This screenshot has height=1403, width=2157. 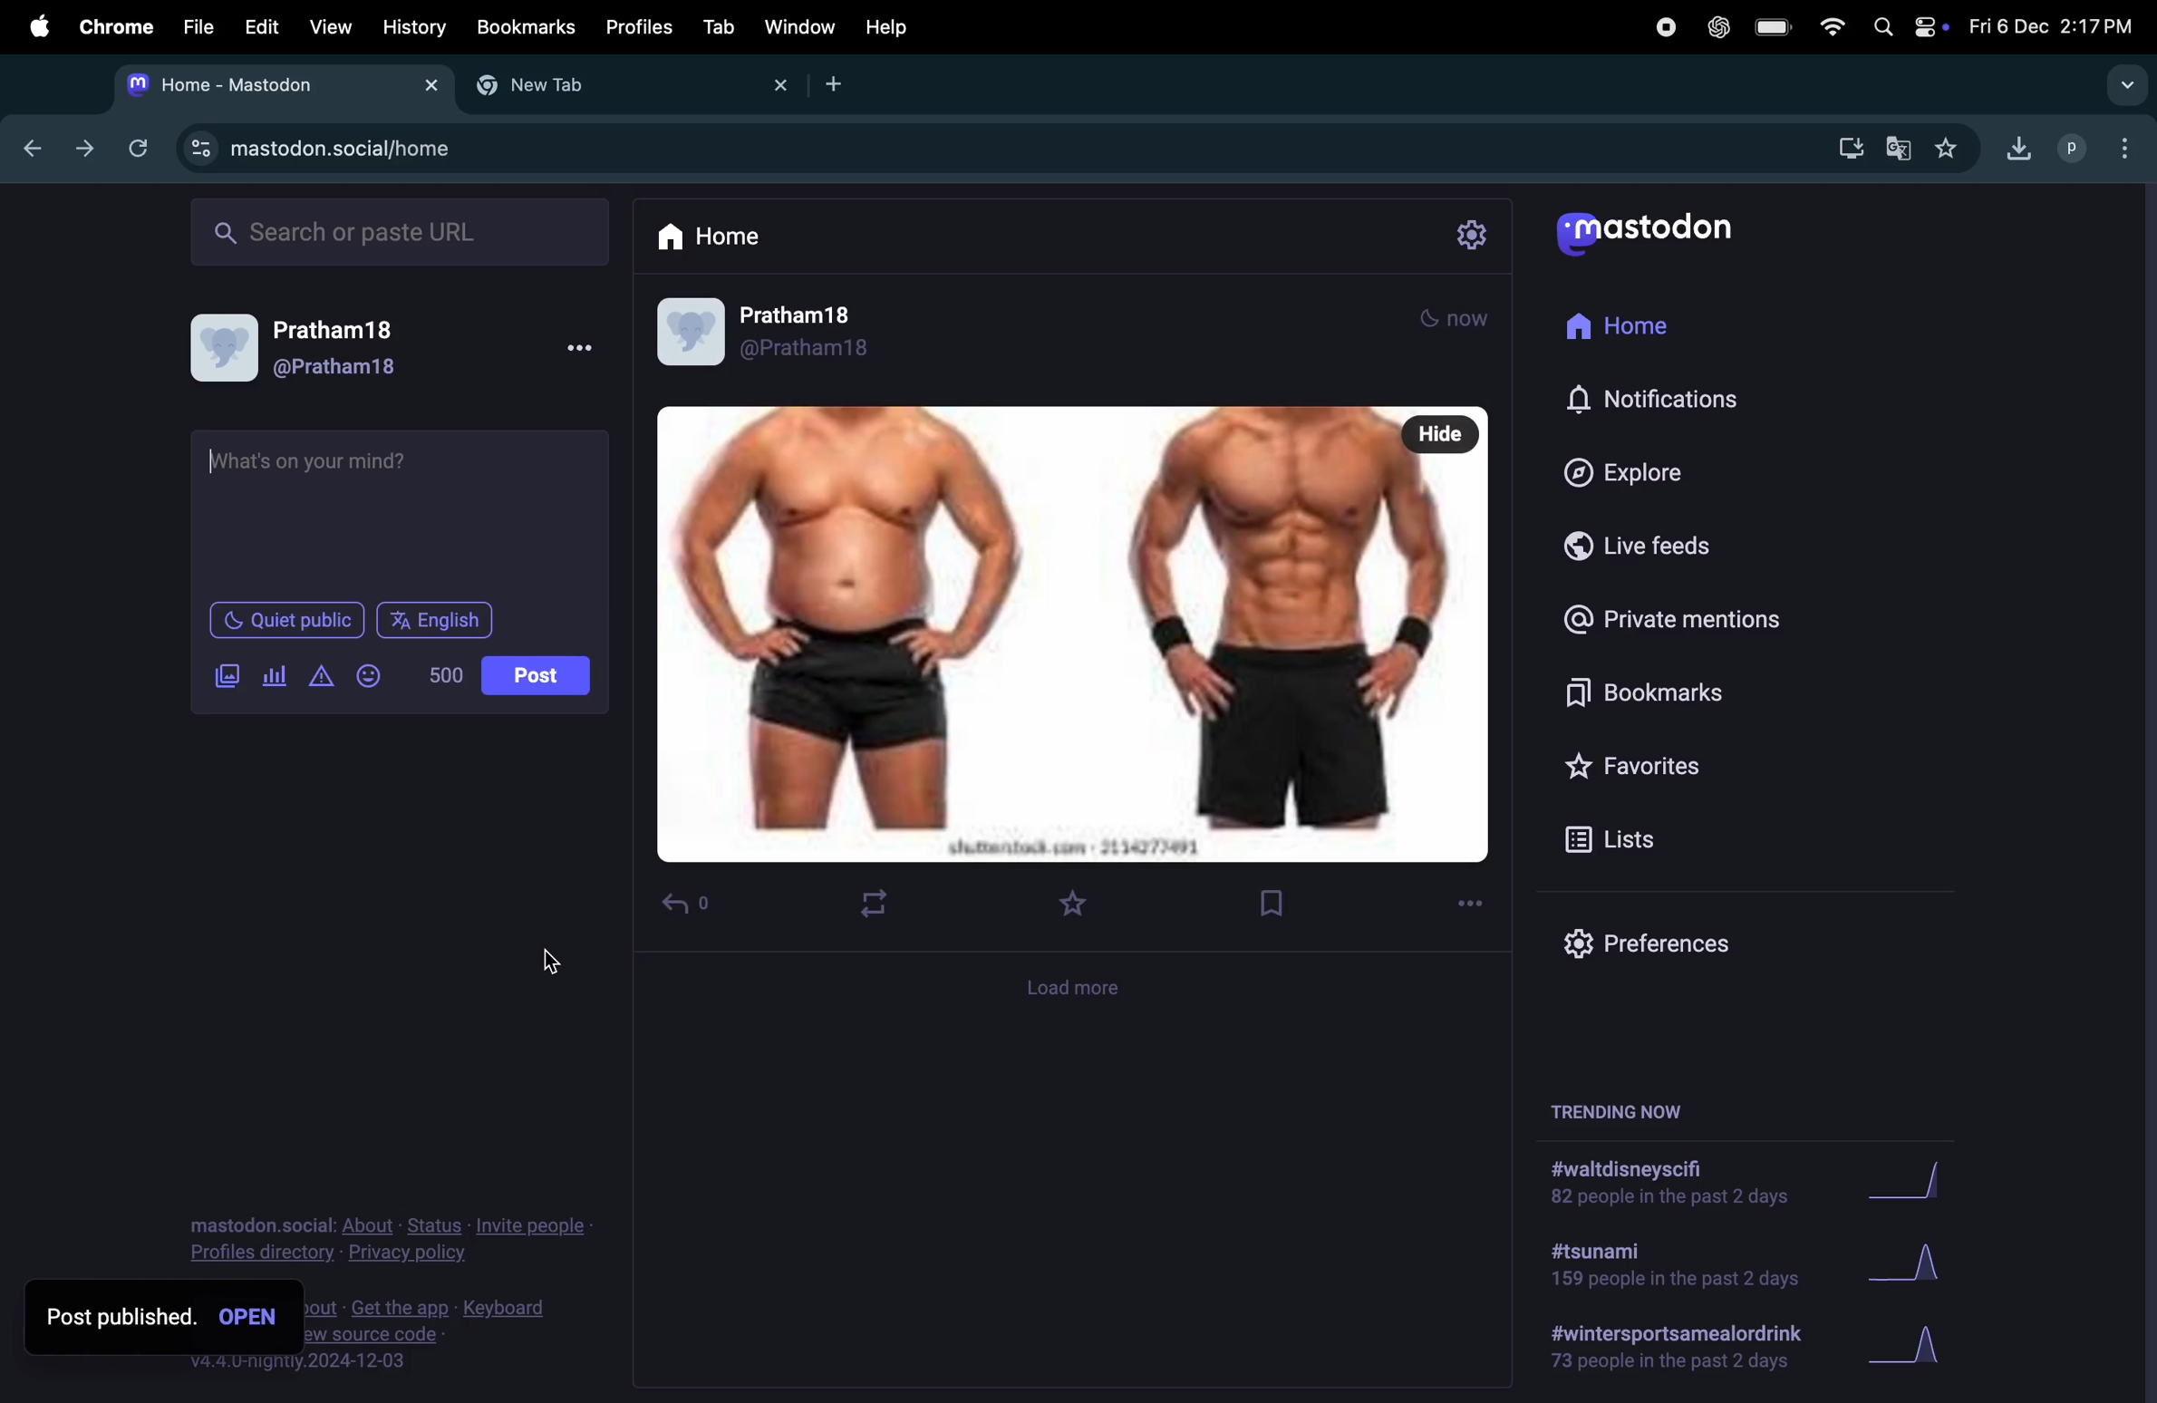 What do you see at coordinates (875, 905) in the screenshot?
I see `boost` at bounding box center [875, 905].